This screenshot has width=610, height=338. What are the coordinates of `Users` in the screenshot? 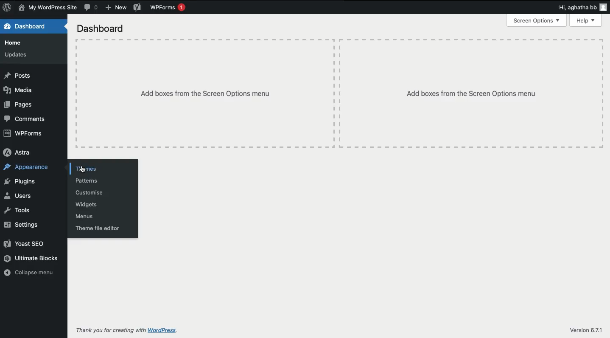 It's located at (19, 195).